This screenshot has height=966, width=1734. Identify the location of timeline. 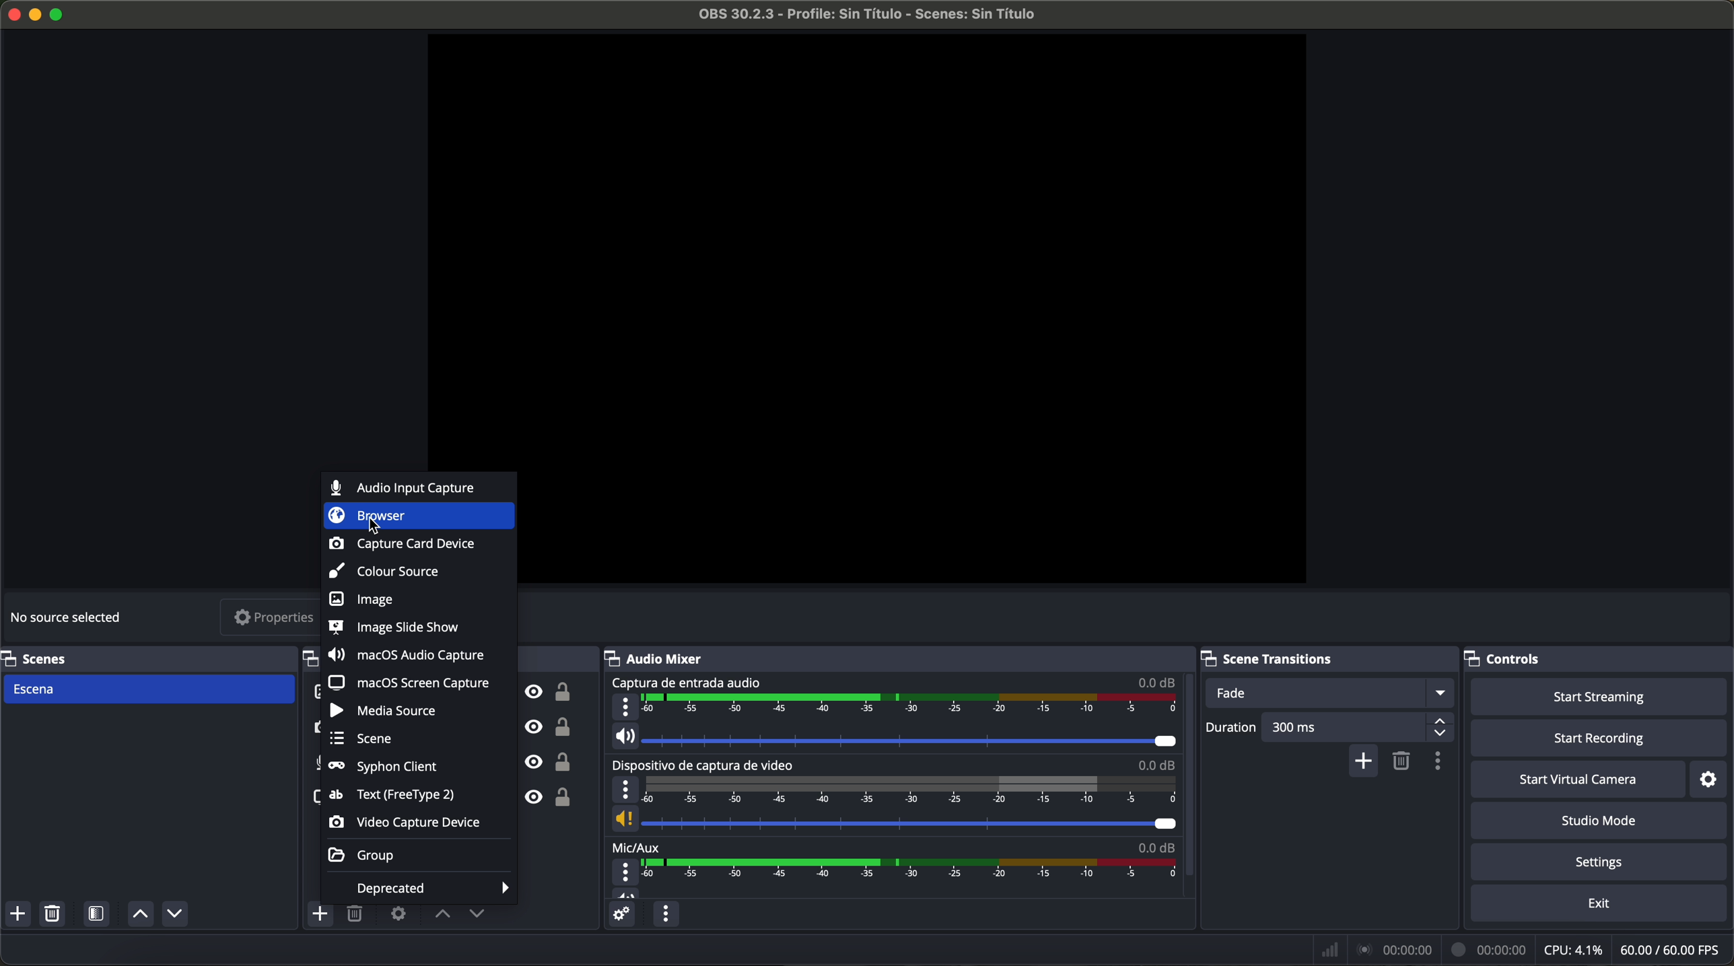
(913, 877).